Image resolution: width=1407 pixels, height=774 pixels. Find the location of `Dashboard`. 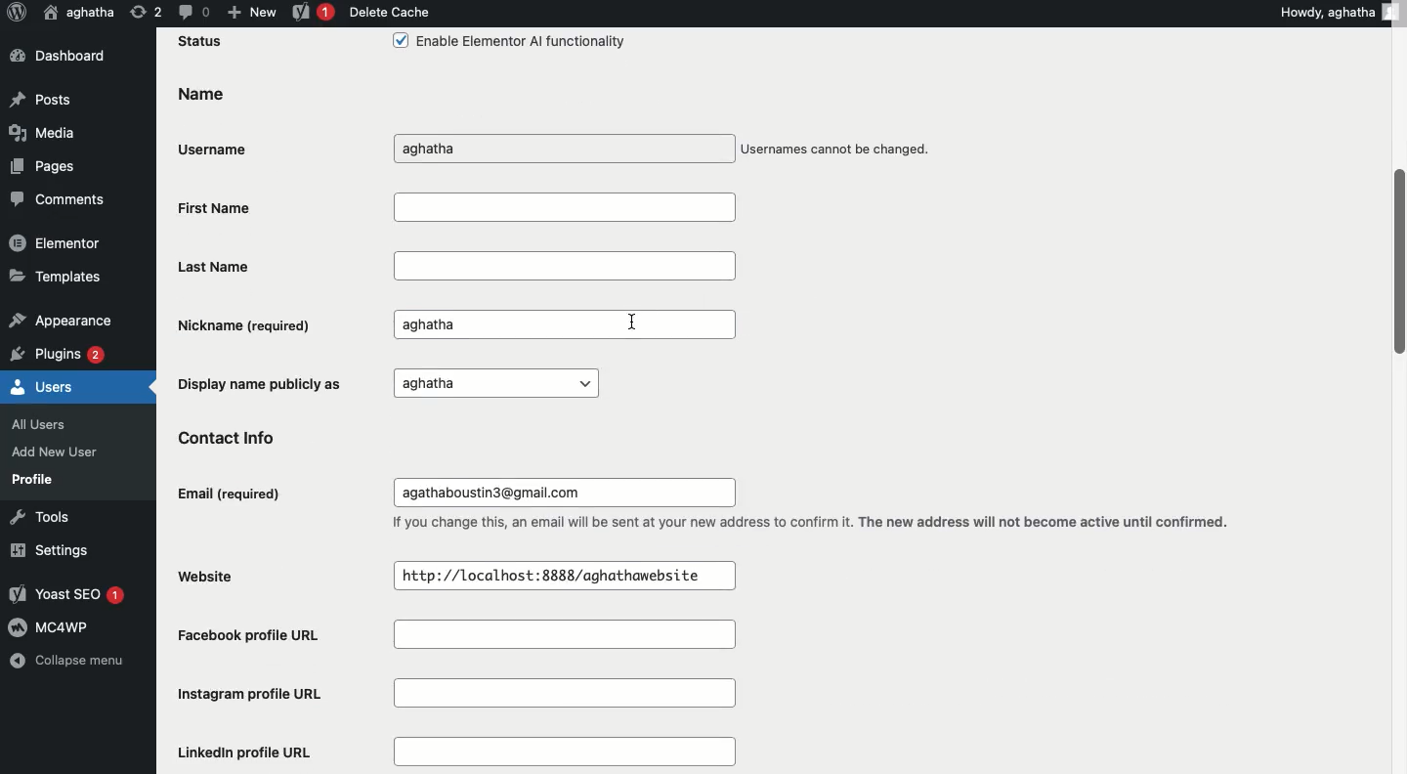

Dashboard is located at coordinates (66, 57).